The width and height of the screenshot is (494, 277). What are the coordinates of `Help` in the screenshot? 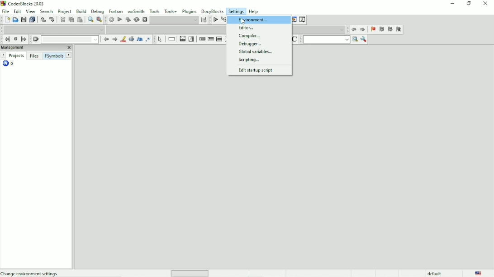 It's located at (253, 11).